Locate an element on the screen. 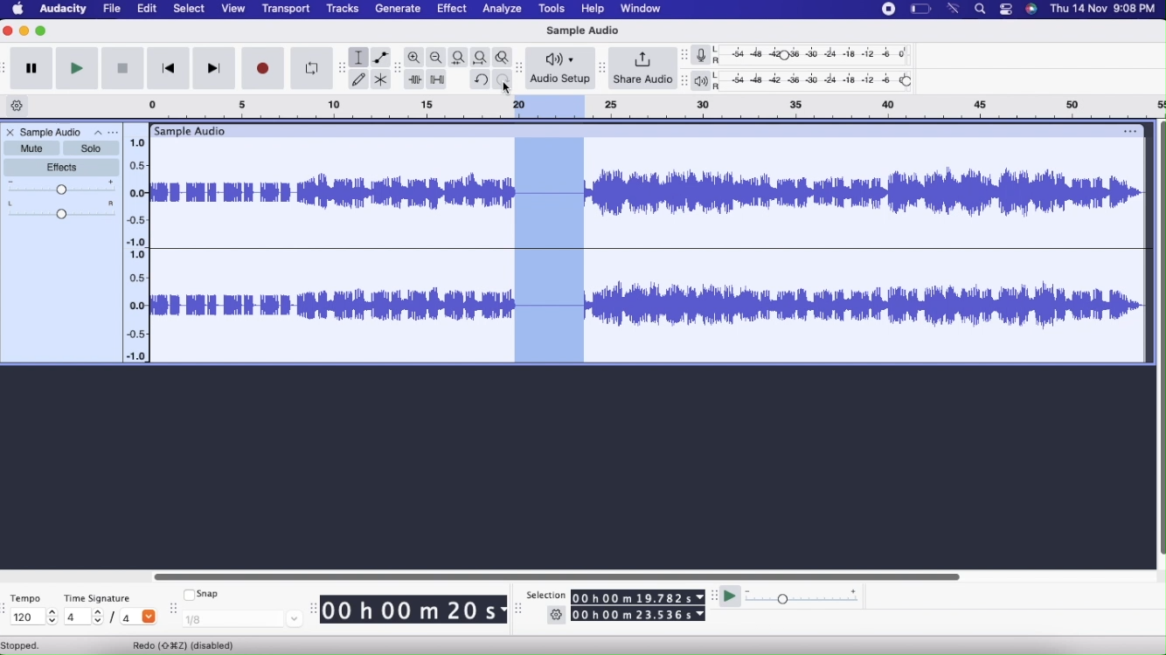  Selection is located at coordinates (543, 595).